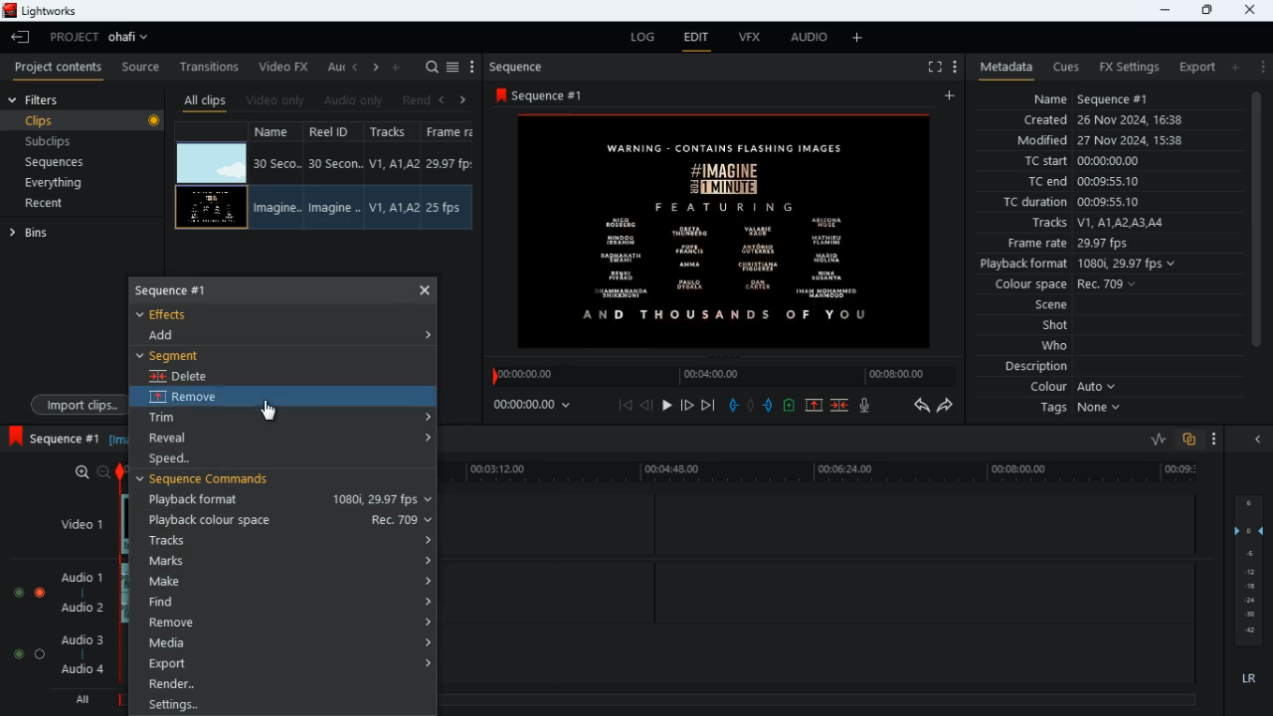 This screenshot has width=1273, height=716. What do you see at coordinates (186, 377) in the screenshot?
I see `delete` at bounding box center [186, 377].